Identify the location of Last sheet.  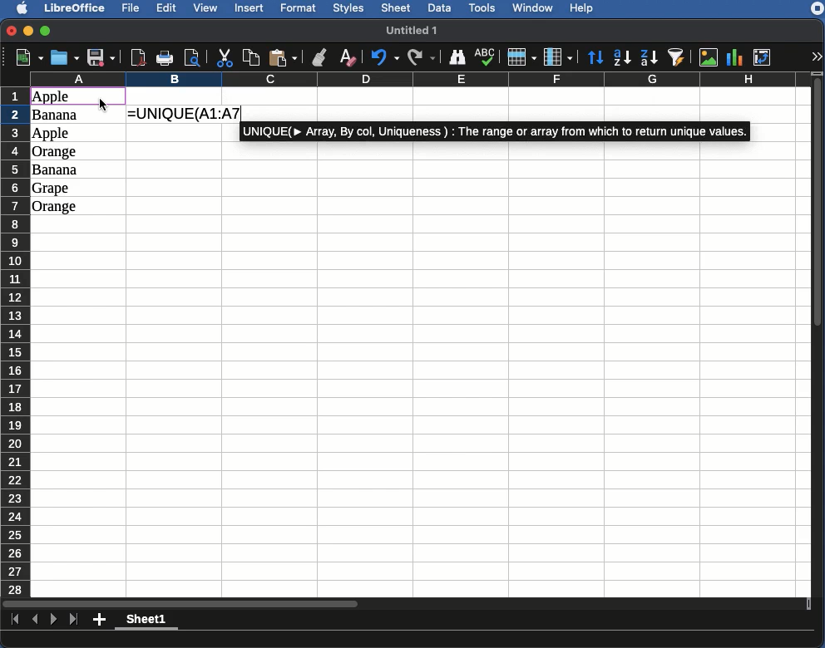
(75, 620).